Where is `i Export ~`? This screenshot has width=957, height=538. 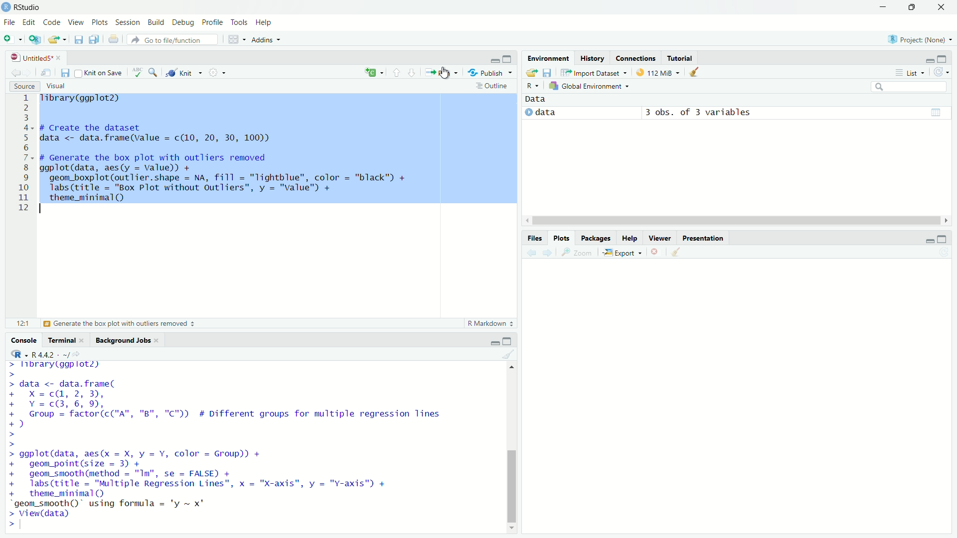
i Export ~ is located at coordinates (624, 252).